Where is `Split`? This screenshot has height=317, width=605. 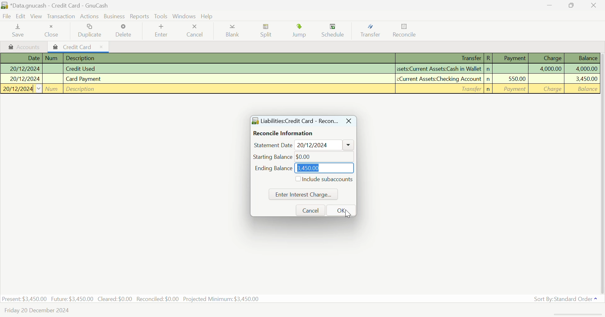 Split is located at coordinates (267, 32).